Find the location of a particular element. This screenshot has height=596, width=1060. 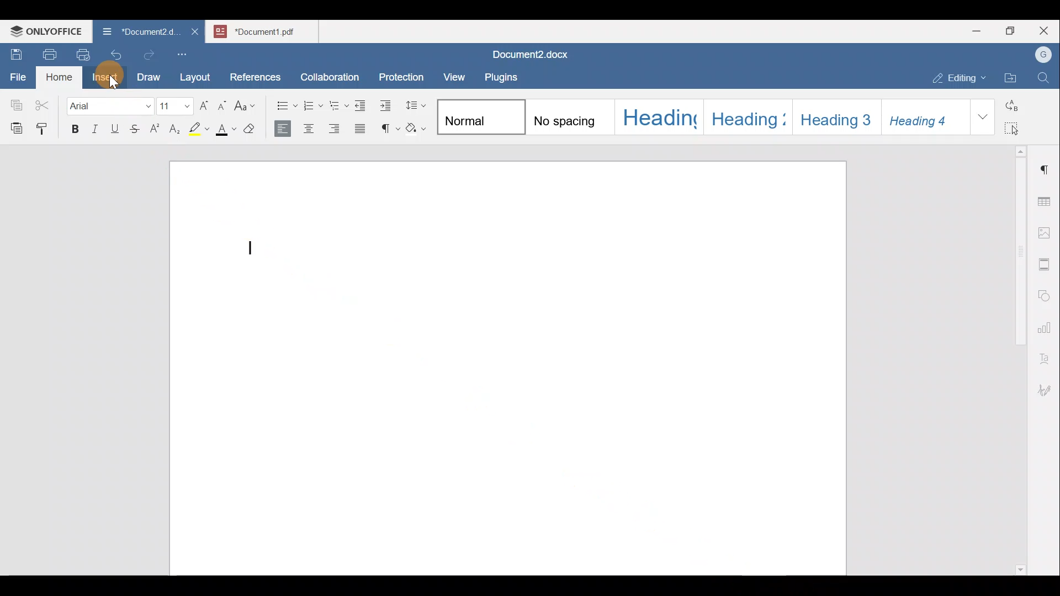

Open file location is located at coordinates (1013, 79).